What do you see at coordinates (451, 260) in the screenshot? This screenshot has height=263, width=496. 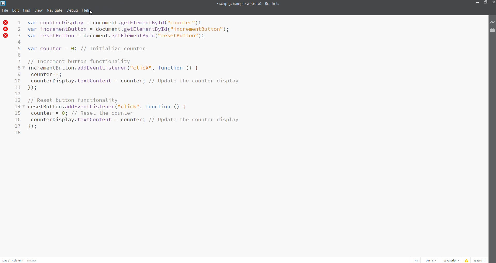 I see `file type` at bounding box center [451, 260].